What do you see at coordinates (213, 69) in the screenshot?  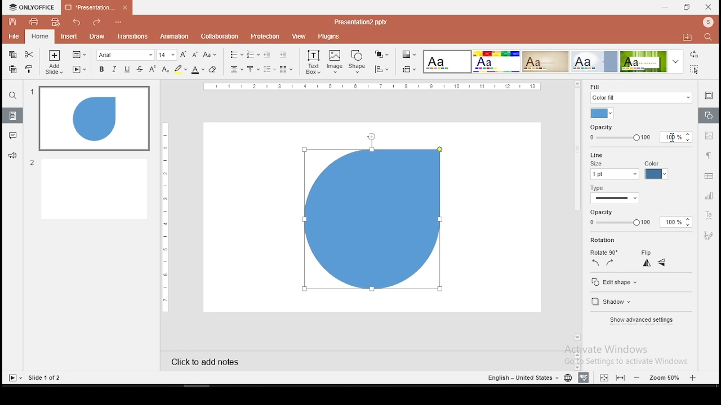 I see `eraser tool` at bounding box center [213, 69].